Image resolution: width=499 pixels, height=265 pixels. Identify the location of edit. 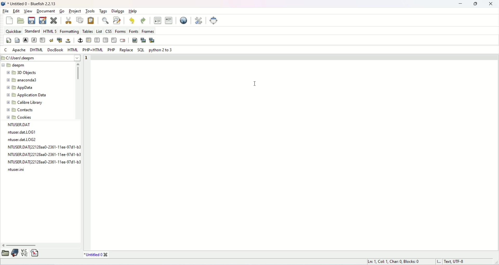
(16, 12).